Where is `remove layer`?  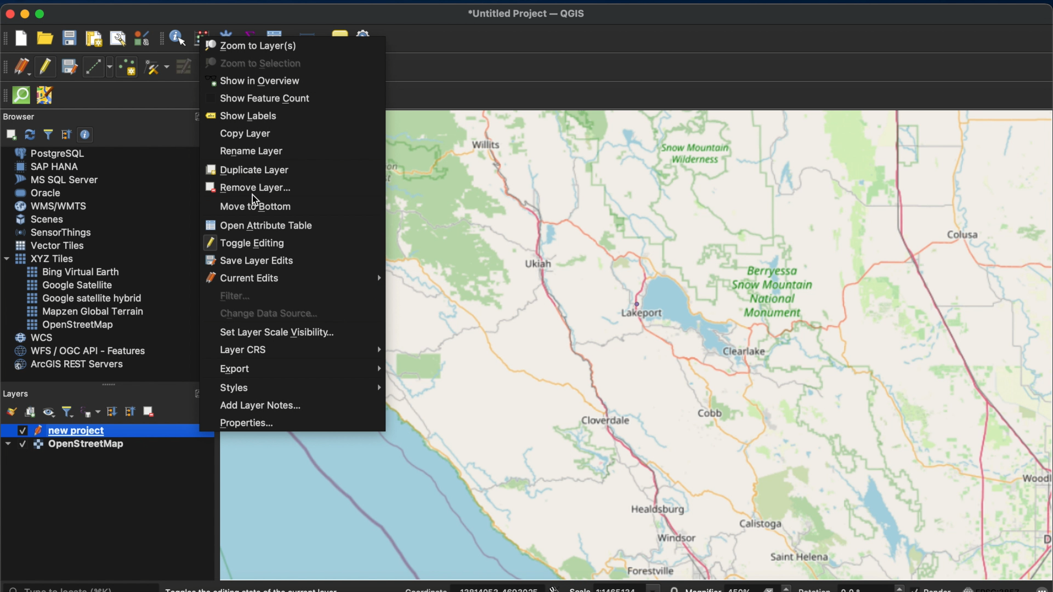
remove layer is located at coordinates (246, 186).